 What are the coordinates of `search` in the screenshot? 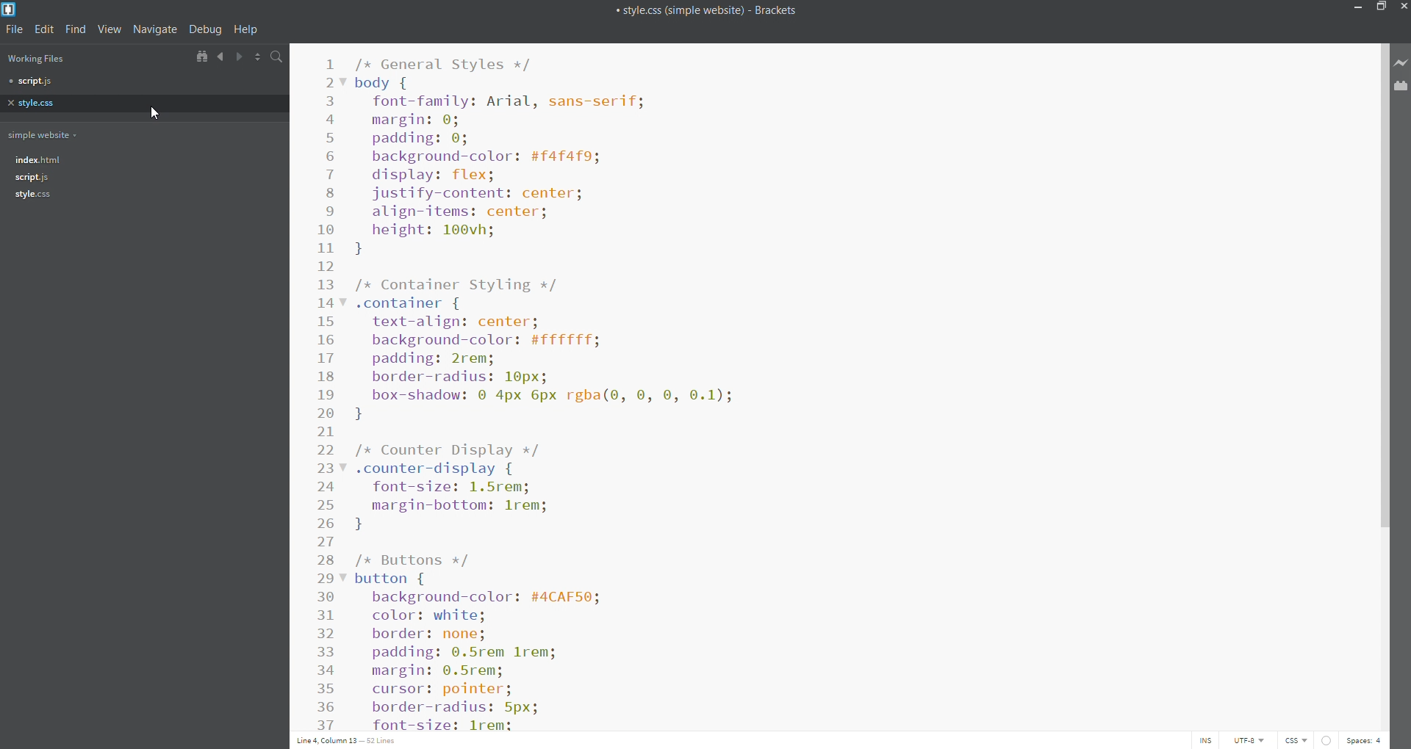 It's located at (279, 58).